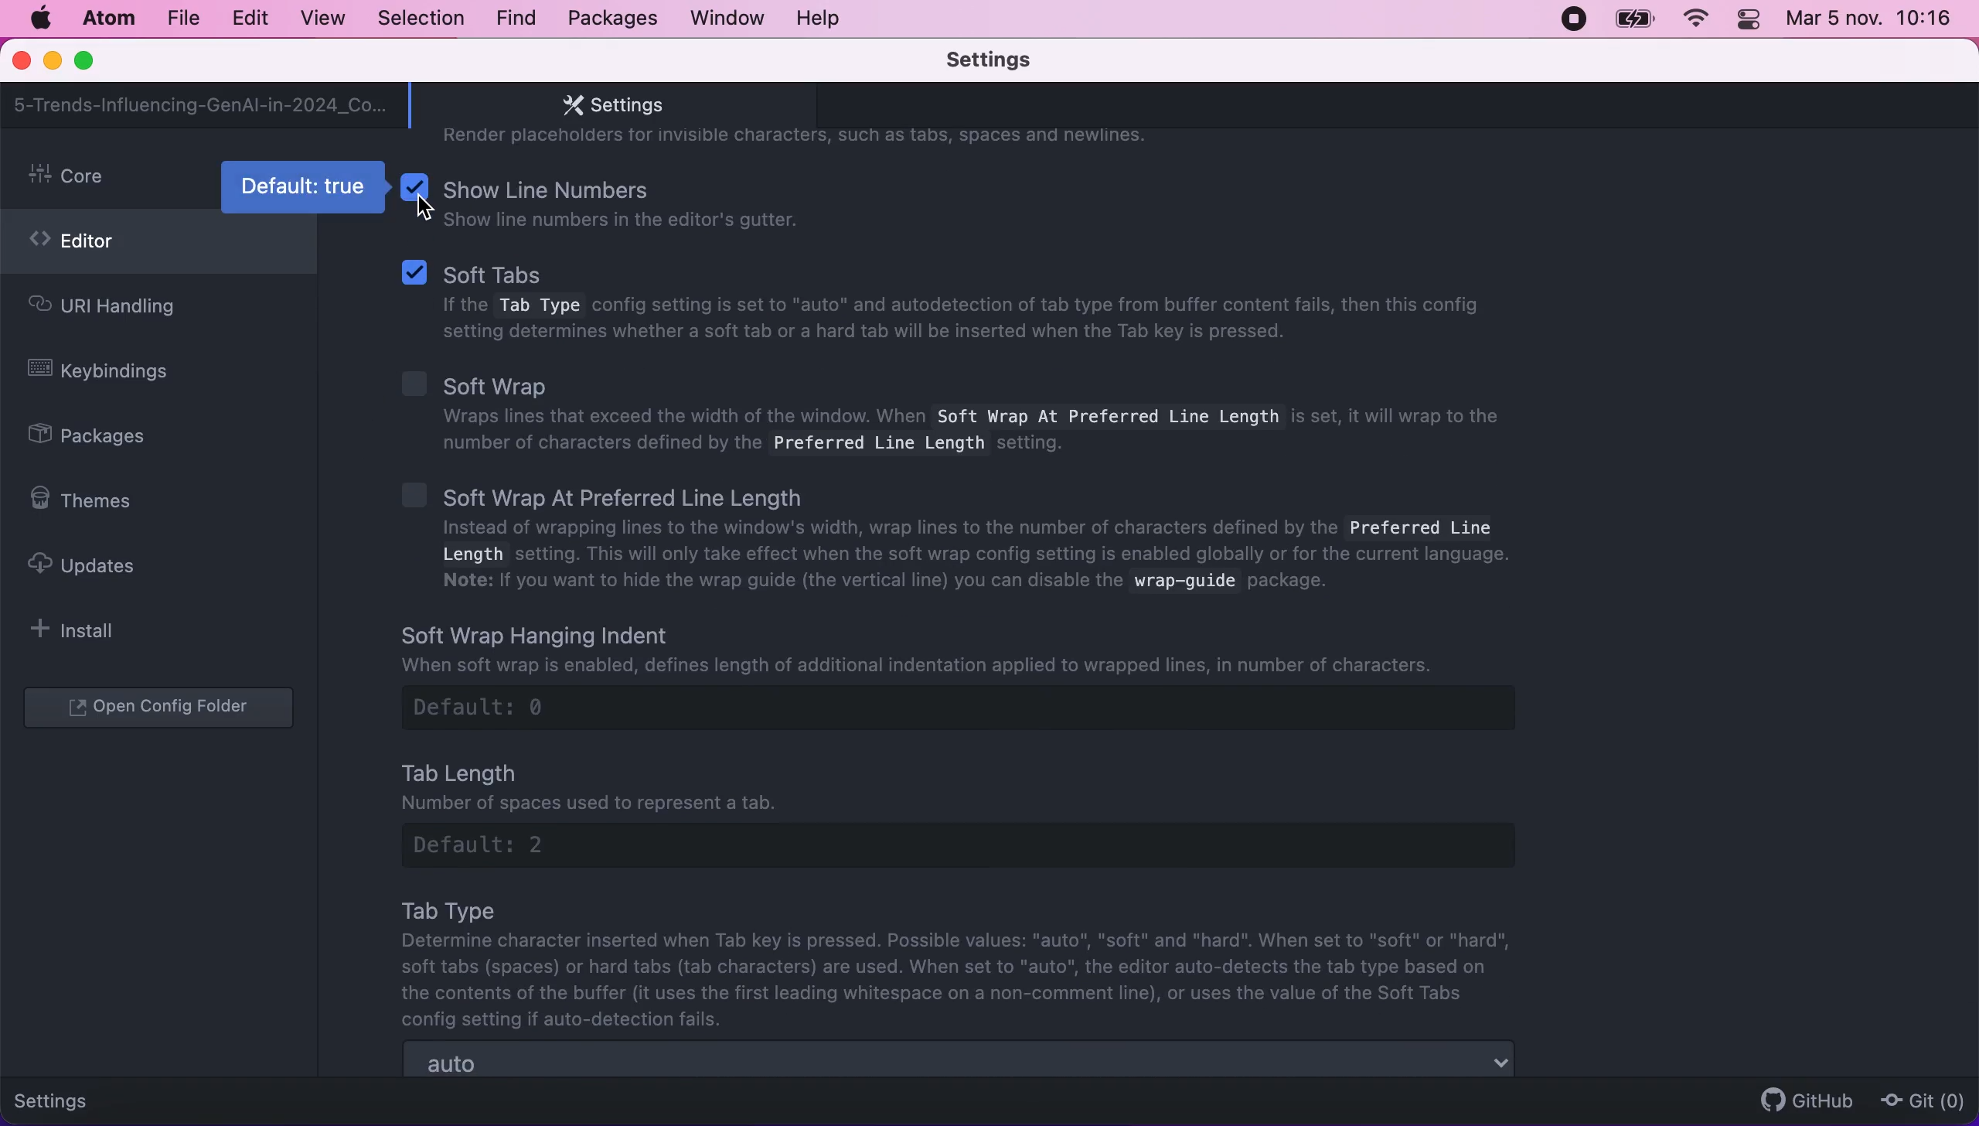  Describe the element at coordinates (305, 186) in the screenshot. I see `default: true` at that location.